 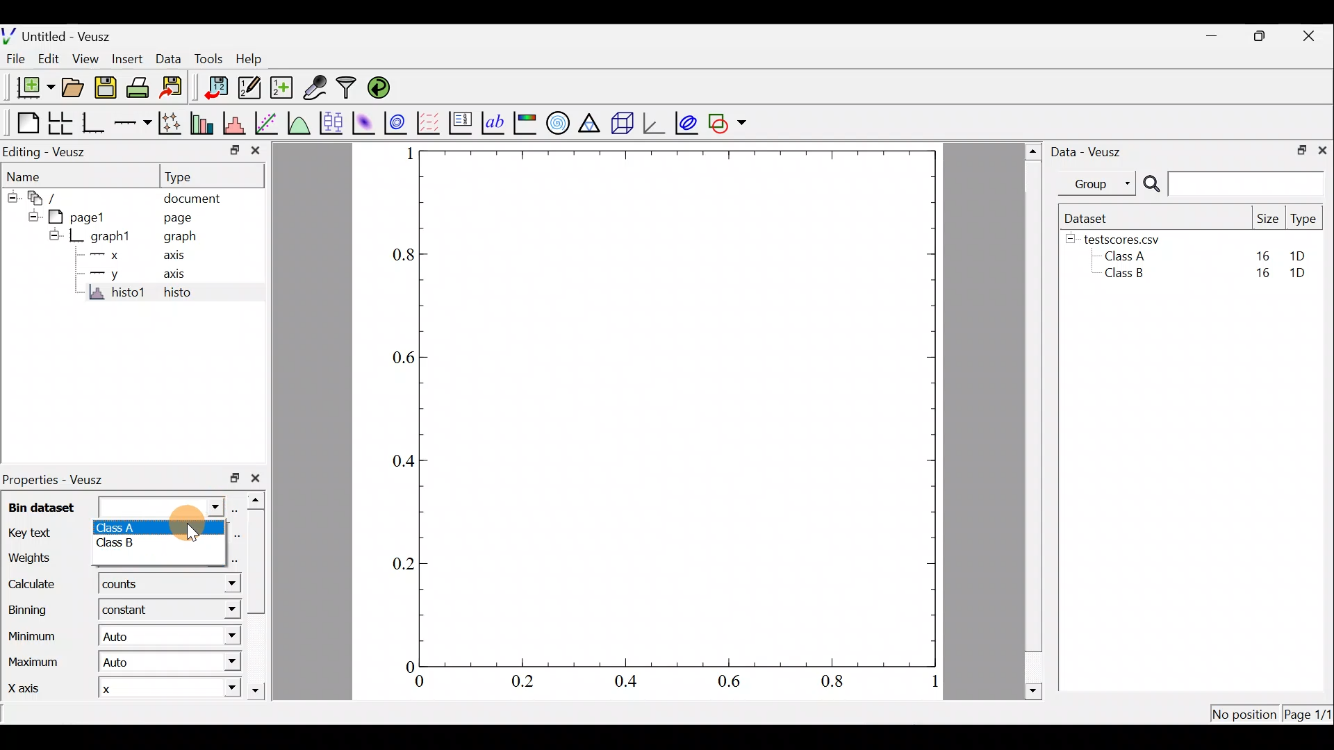 I want to click on Fit a function to data, so click(x=267, y=122).